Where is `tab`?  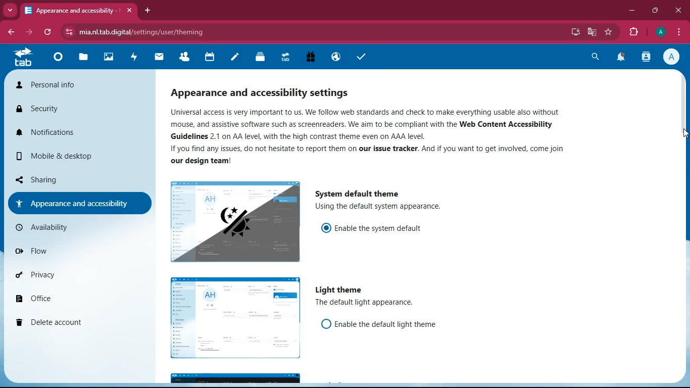
tab is located at coordinates (284, 57).